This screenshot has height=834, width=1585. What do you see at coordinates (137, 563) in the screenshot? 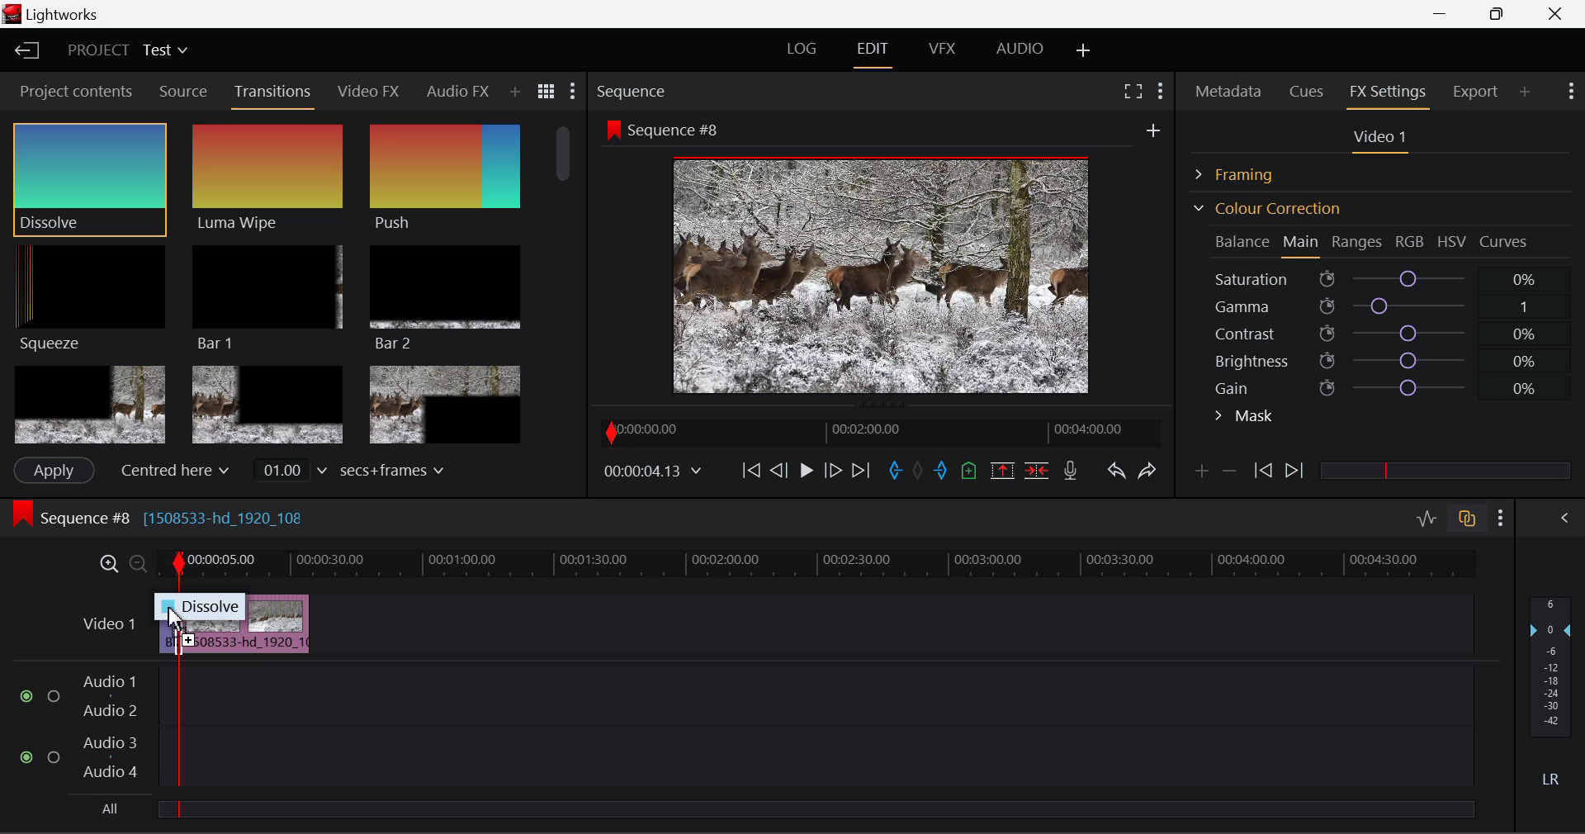
I see `Timeline Zoom Out` at bounding box center [137, 563].